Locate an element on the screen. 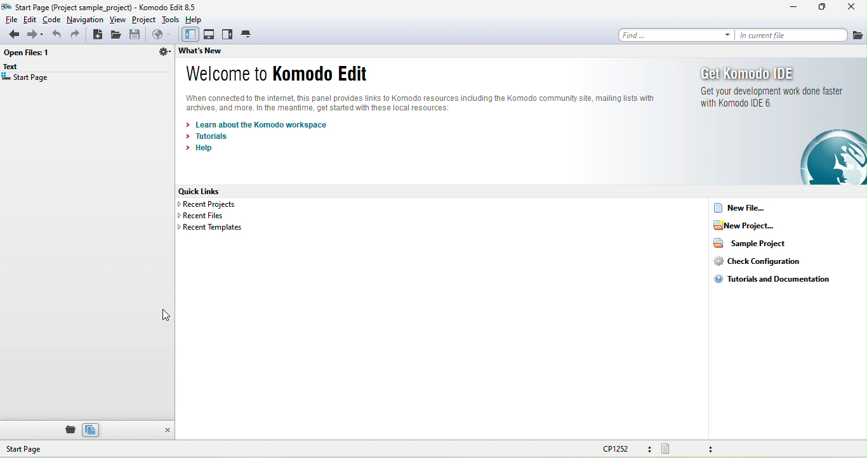 The image size is (867, 458). new file is located at coordinates (756, 207).